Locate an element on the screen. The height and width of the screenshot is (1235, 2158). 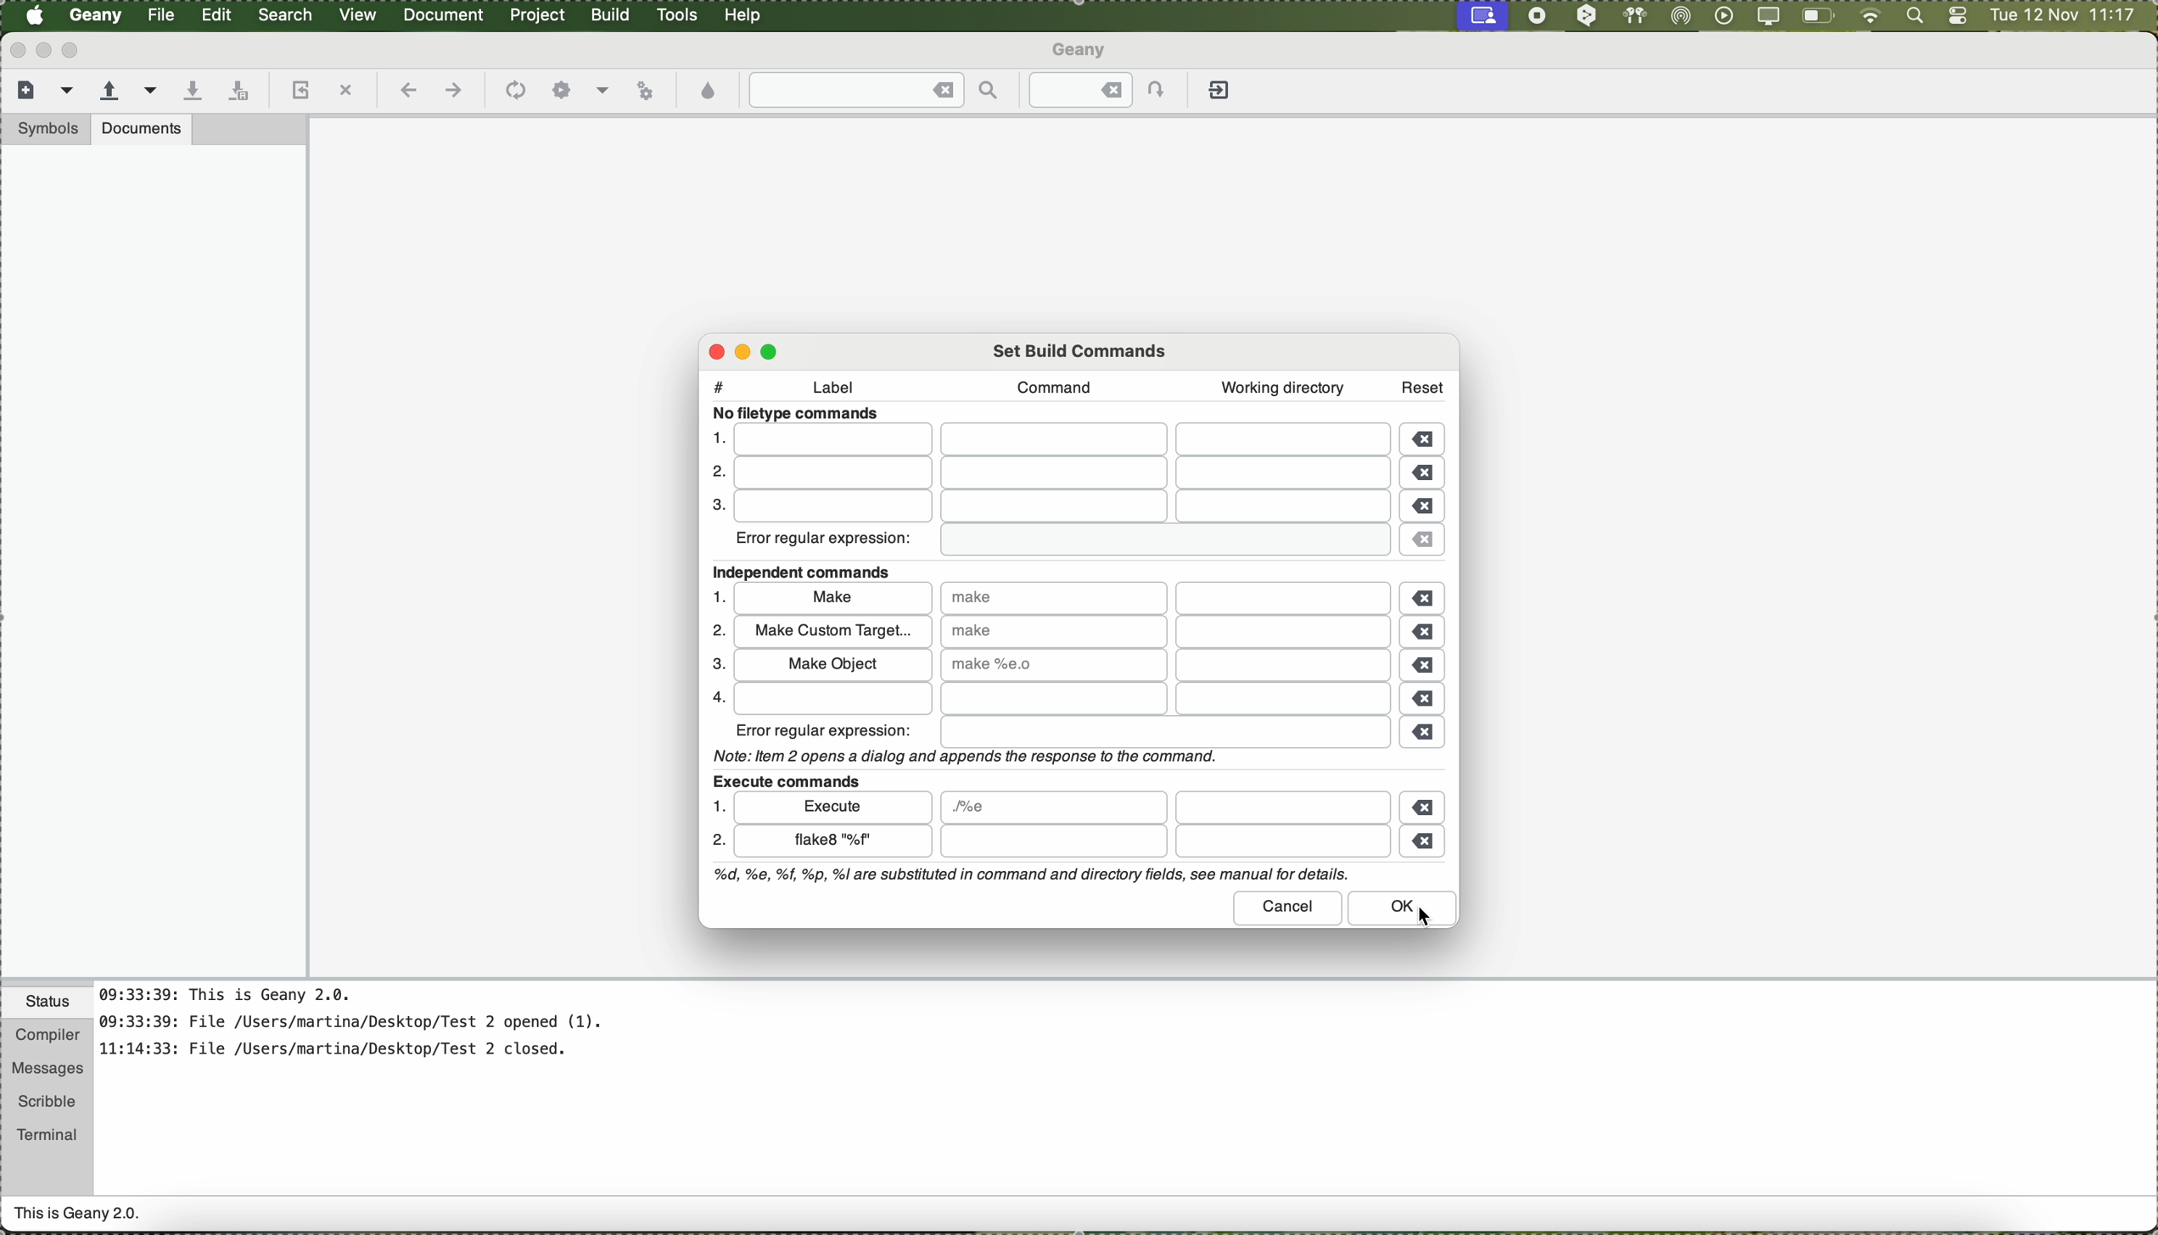
new file is located at coordinates (23, 88).